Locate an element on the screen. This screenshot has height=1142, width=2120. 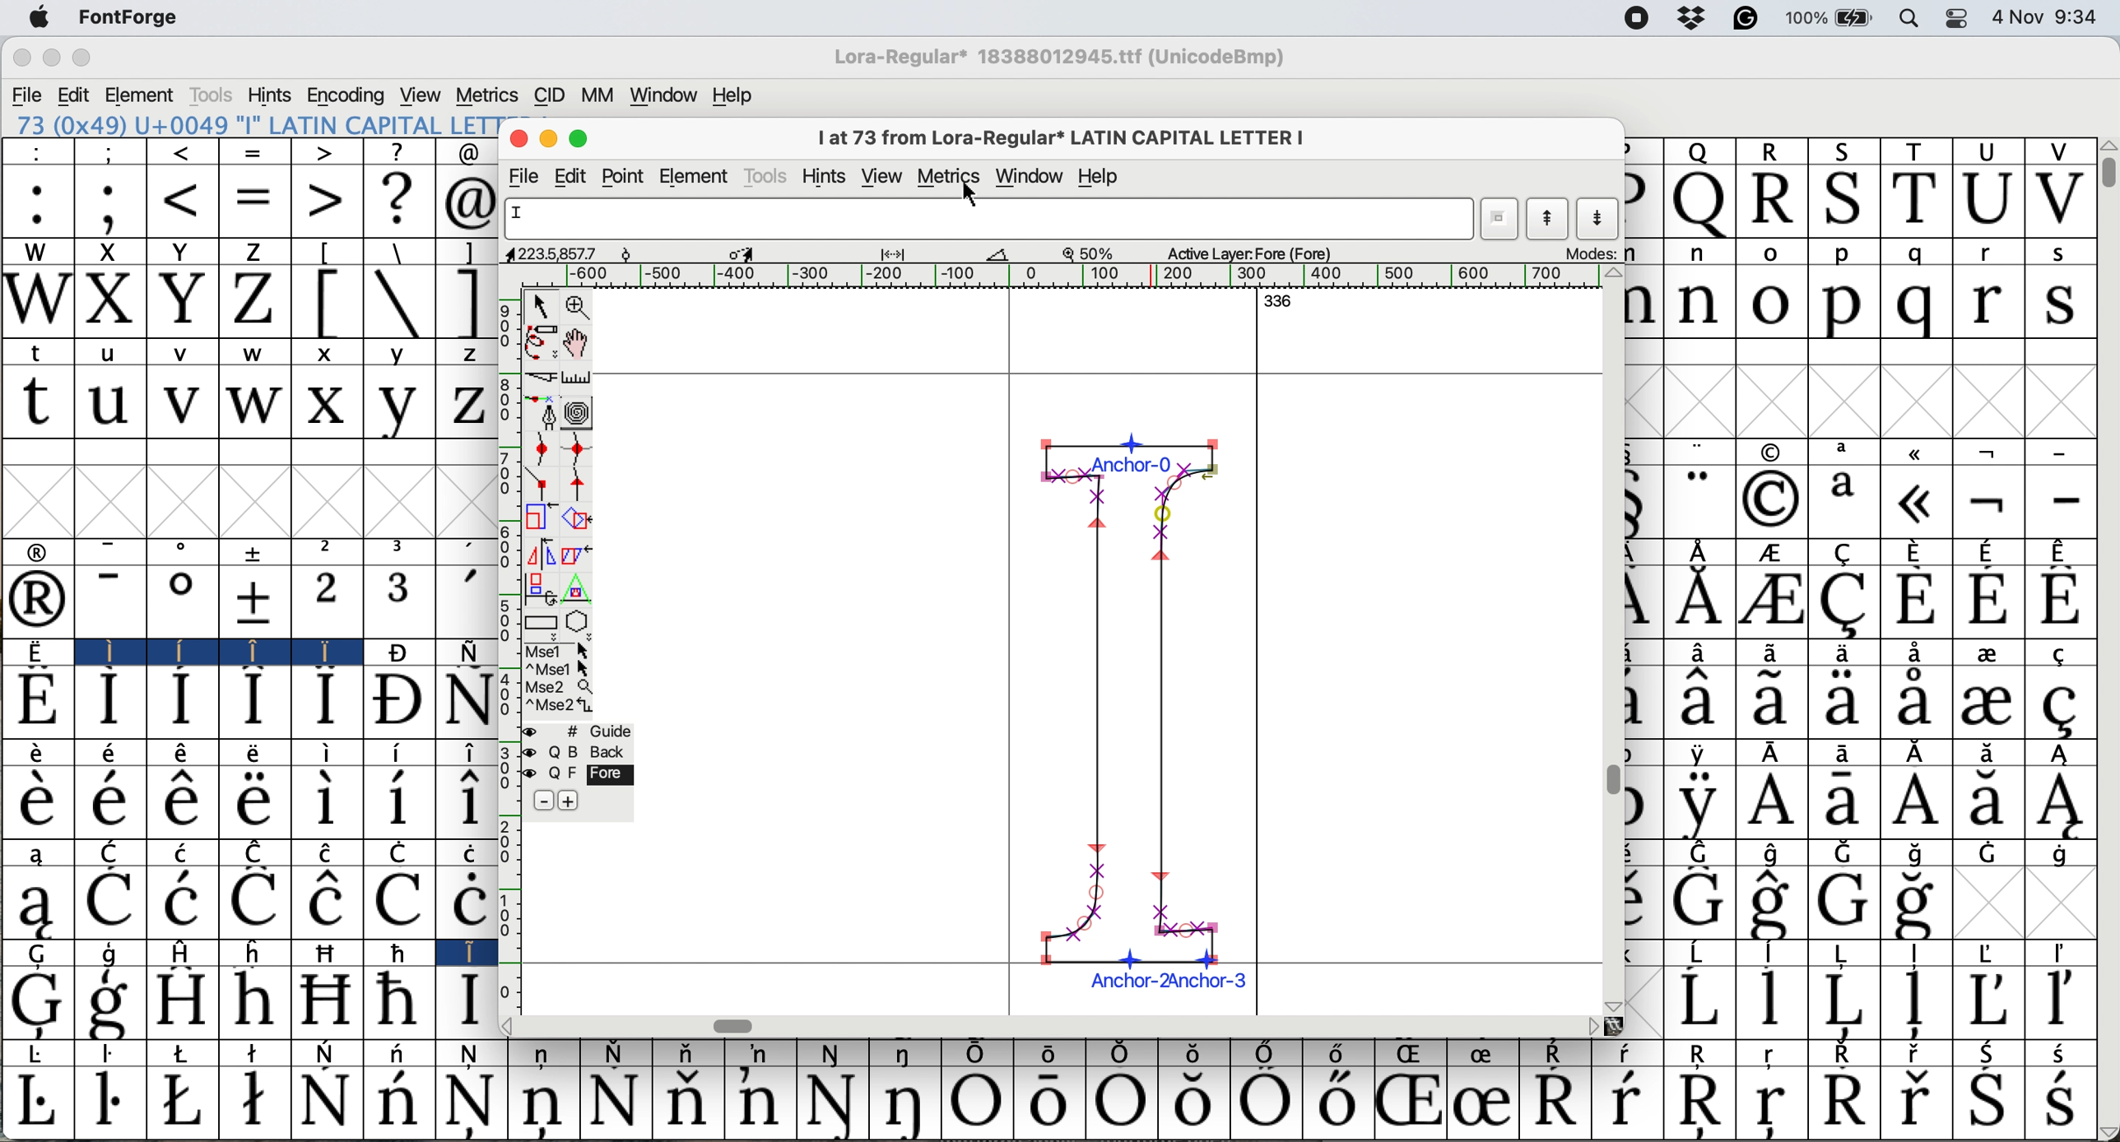
Symbol is located at coordinates (2070, 651).